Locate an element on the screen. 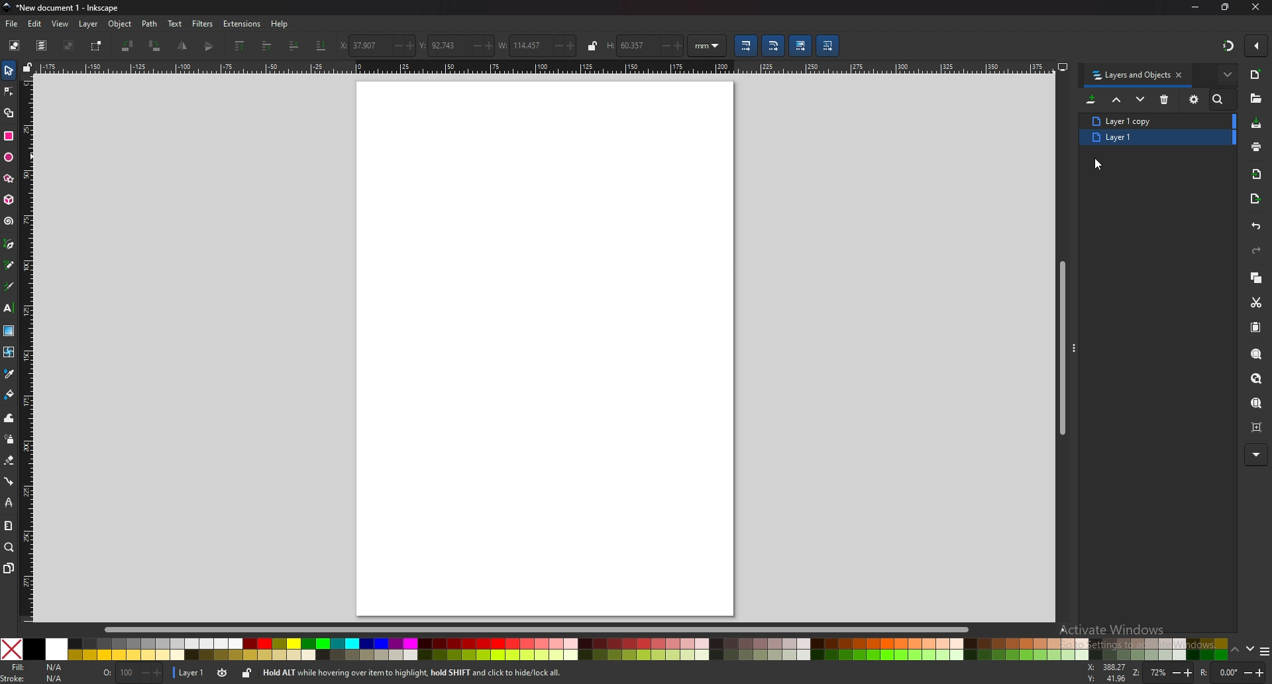 Image resolution: width=1272 pixels, height=684 pixels. lock is located at coordinates (592, 46).